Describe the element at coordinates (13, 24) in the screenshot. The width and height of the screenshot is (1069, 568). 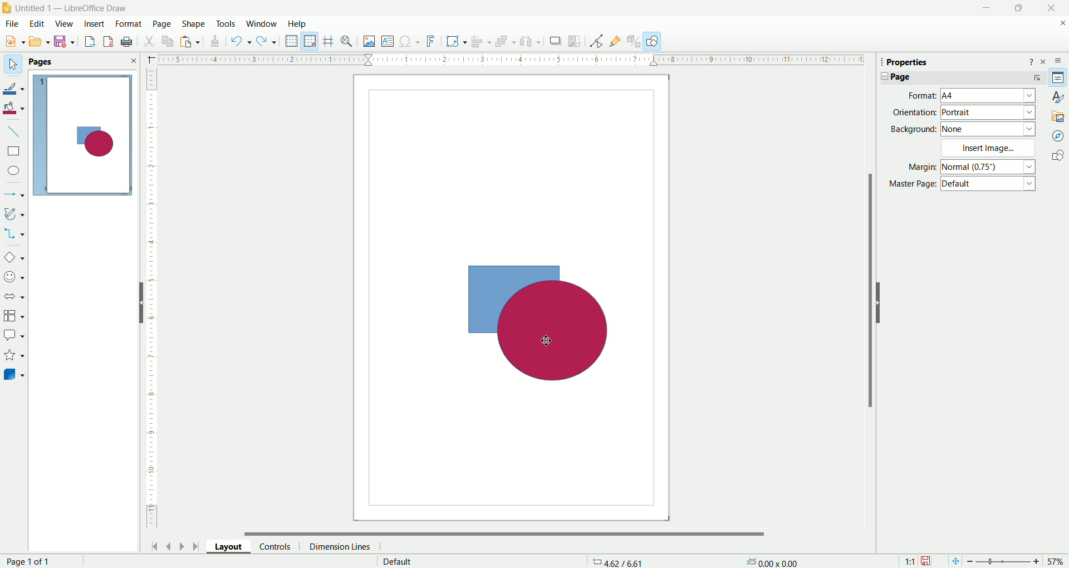
I see `file` at that location.